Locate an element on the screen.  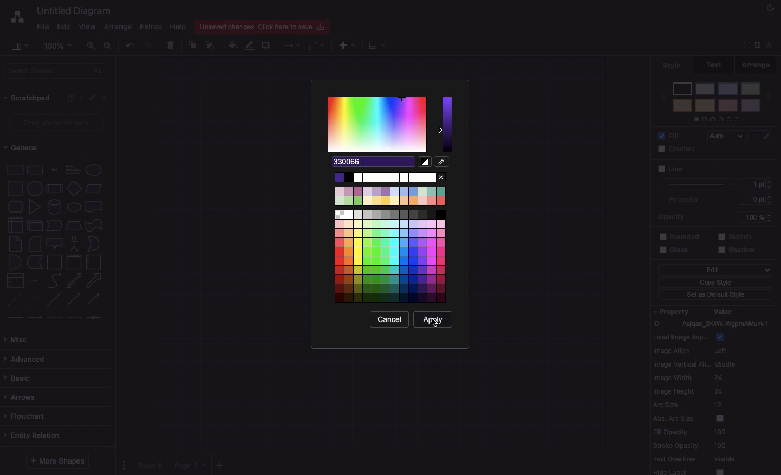
sketch is located at coordinates (735, 236).